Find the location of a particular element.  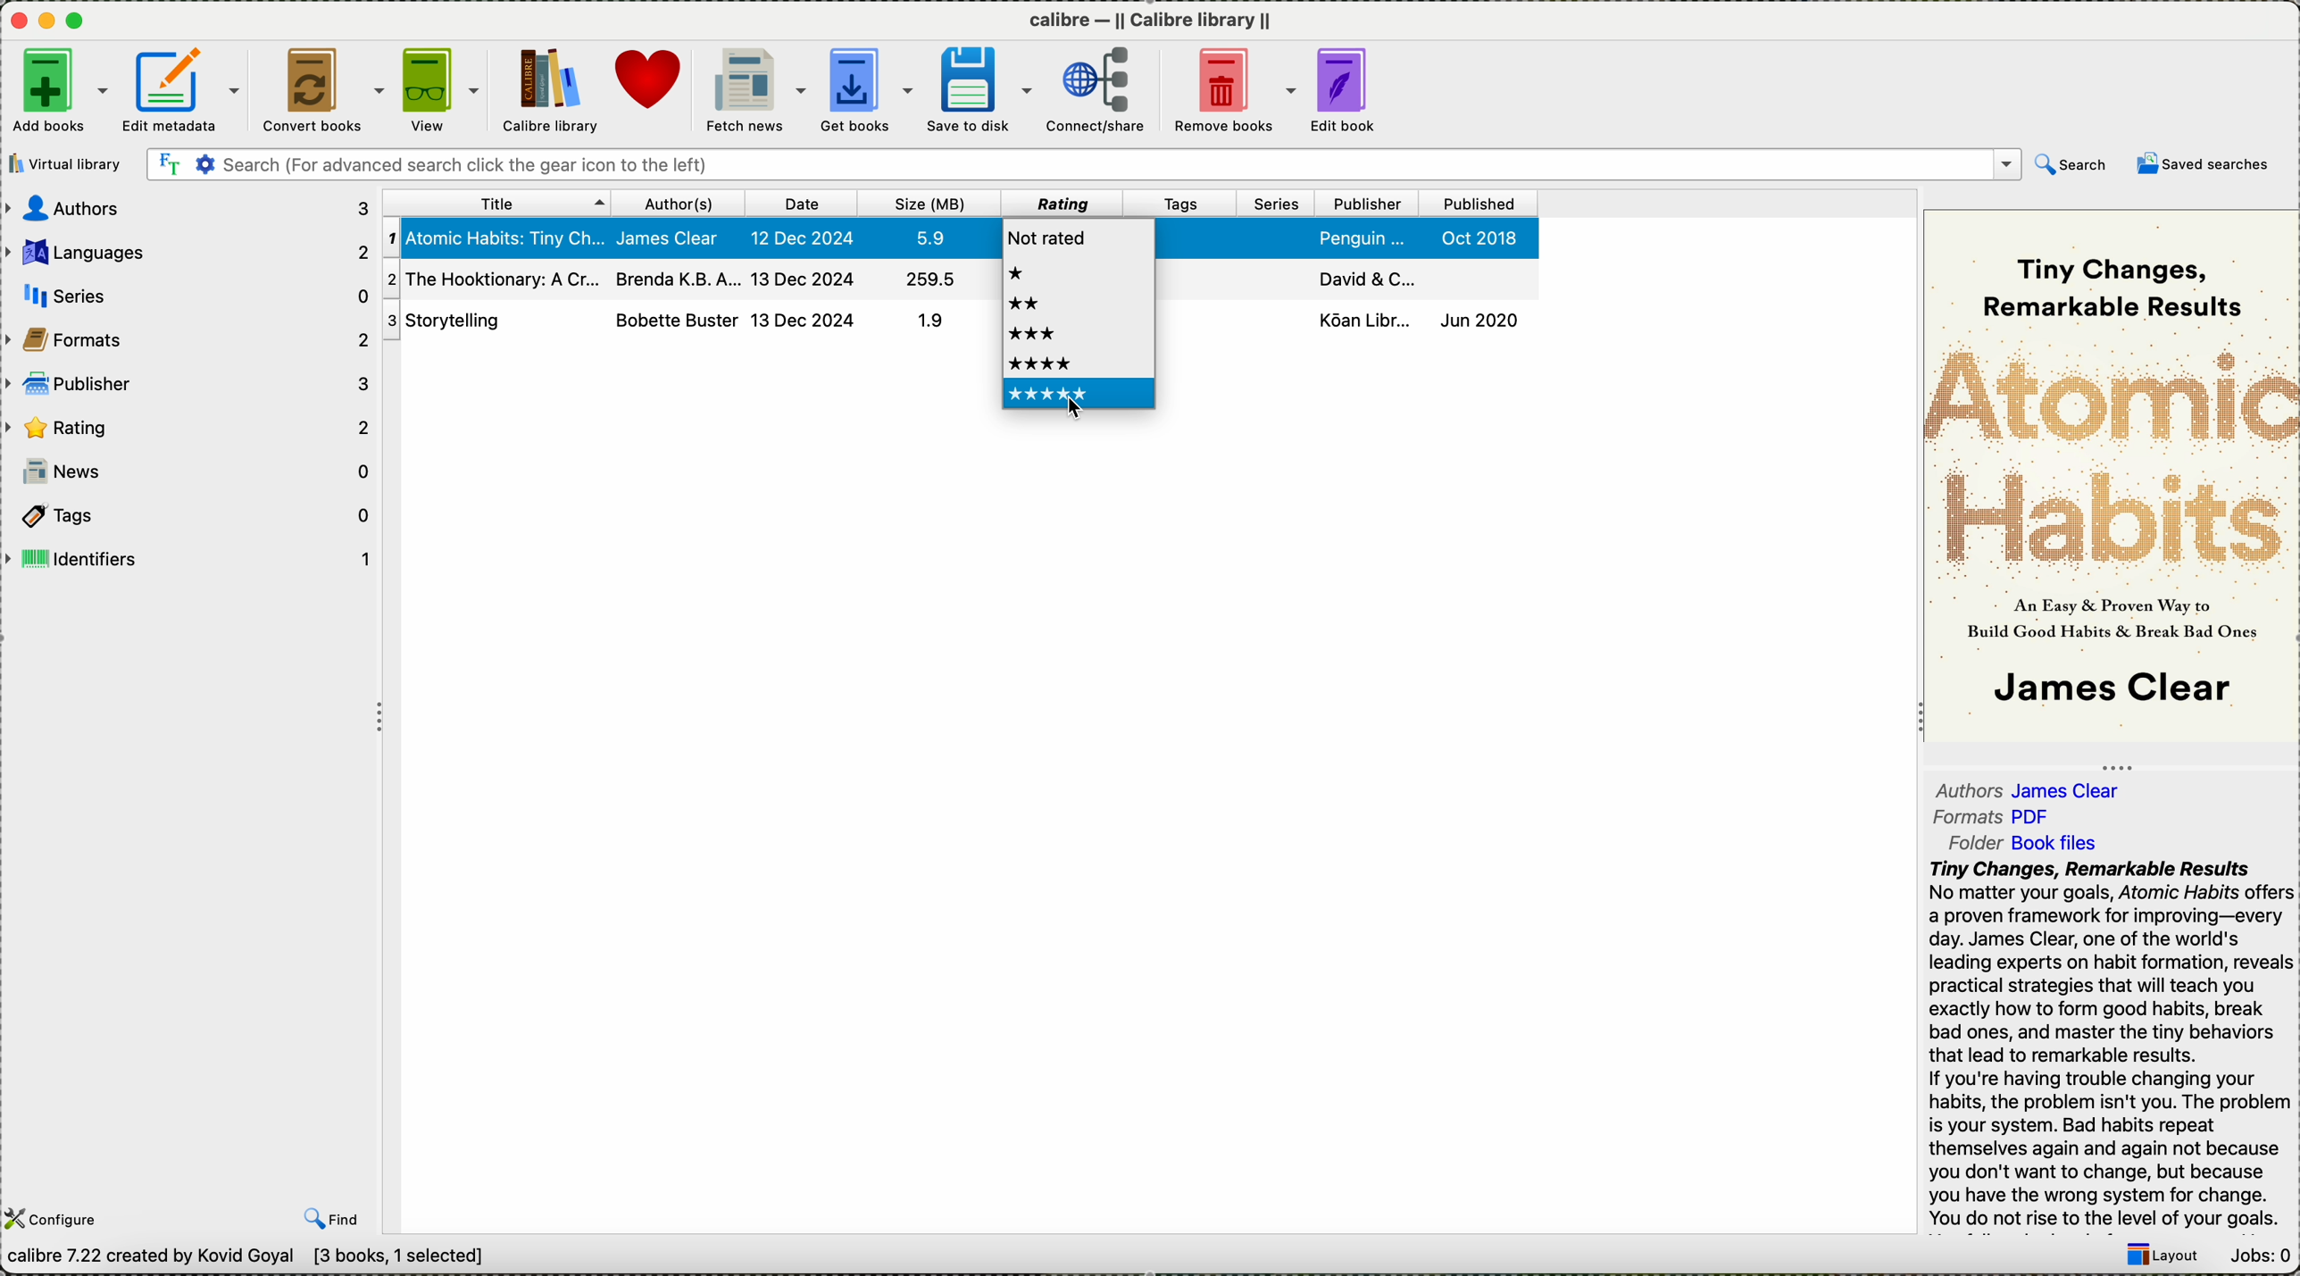

tags is located at coordinates (1179, 202).